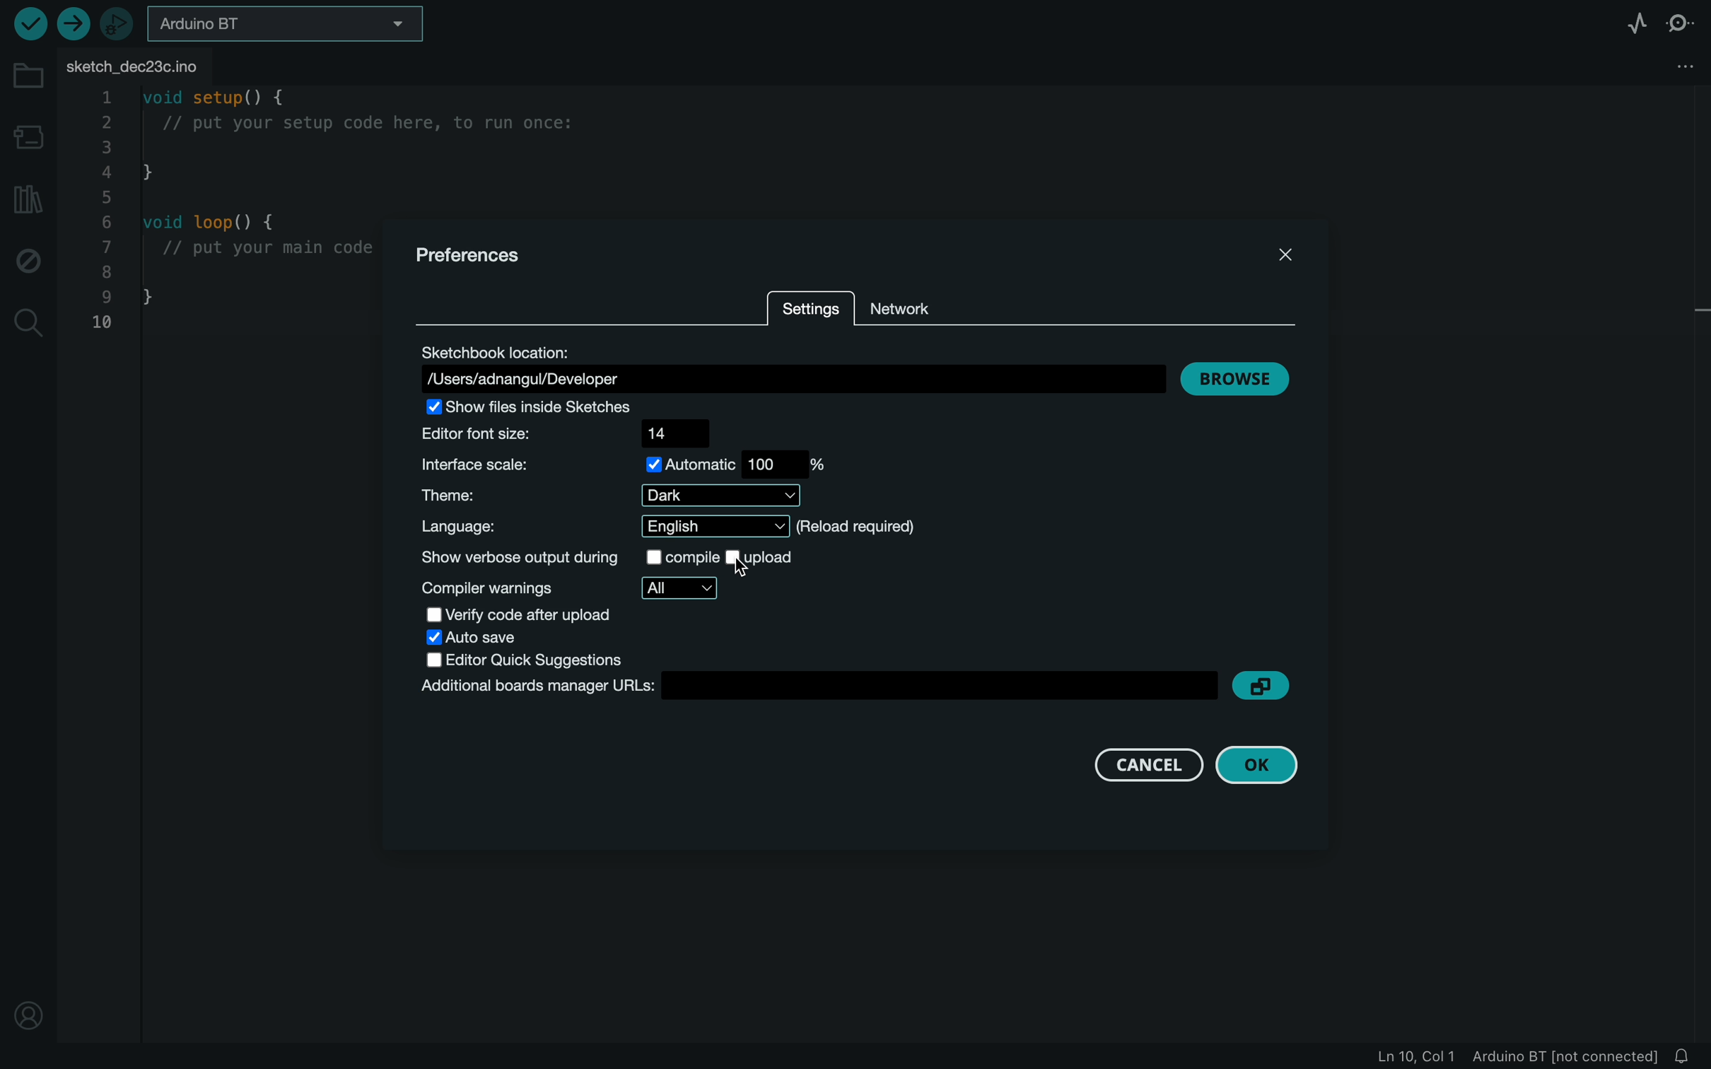  I want to click on show files, so click(544, 408).